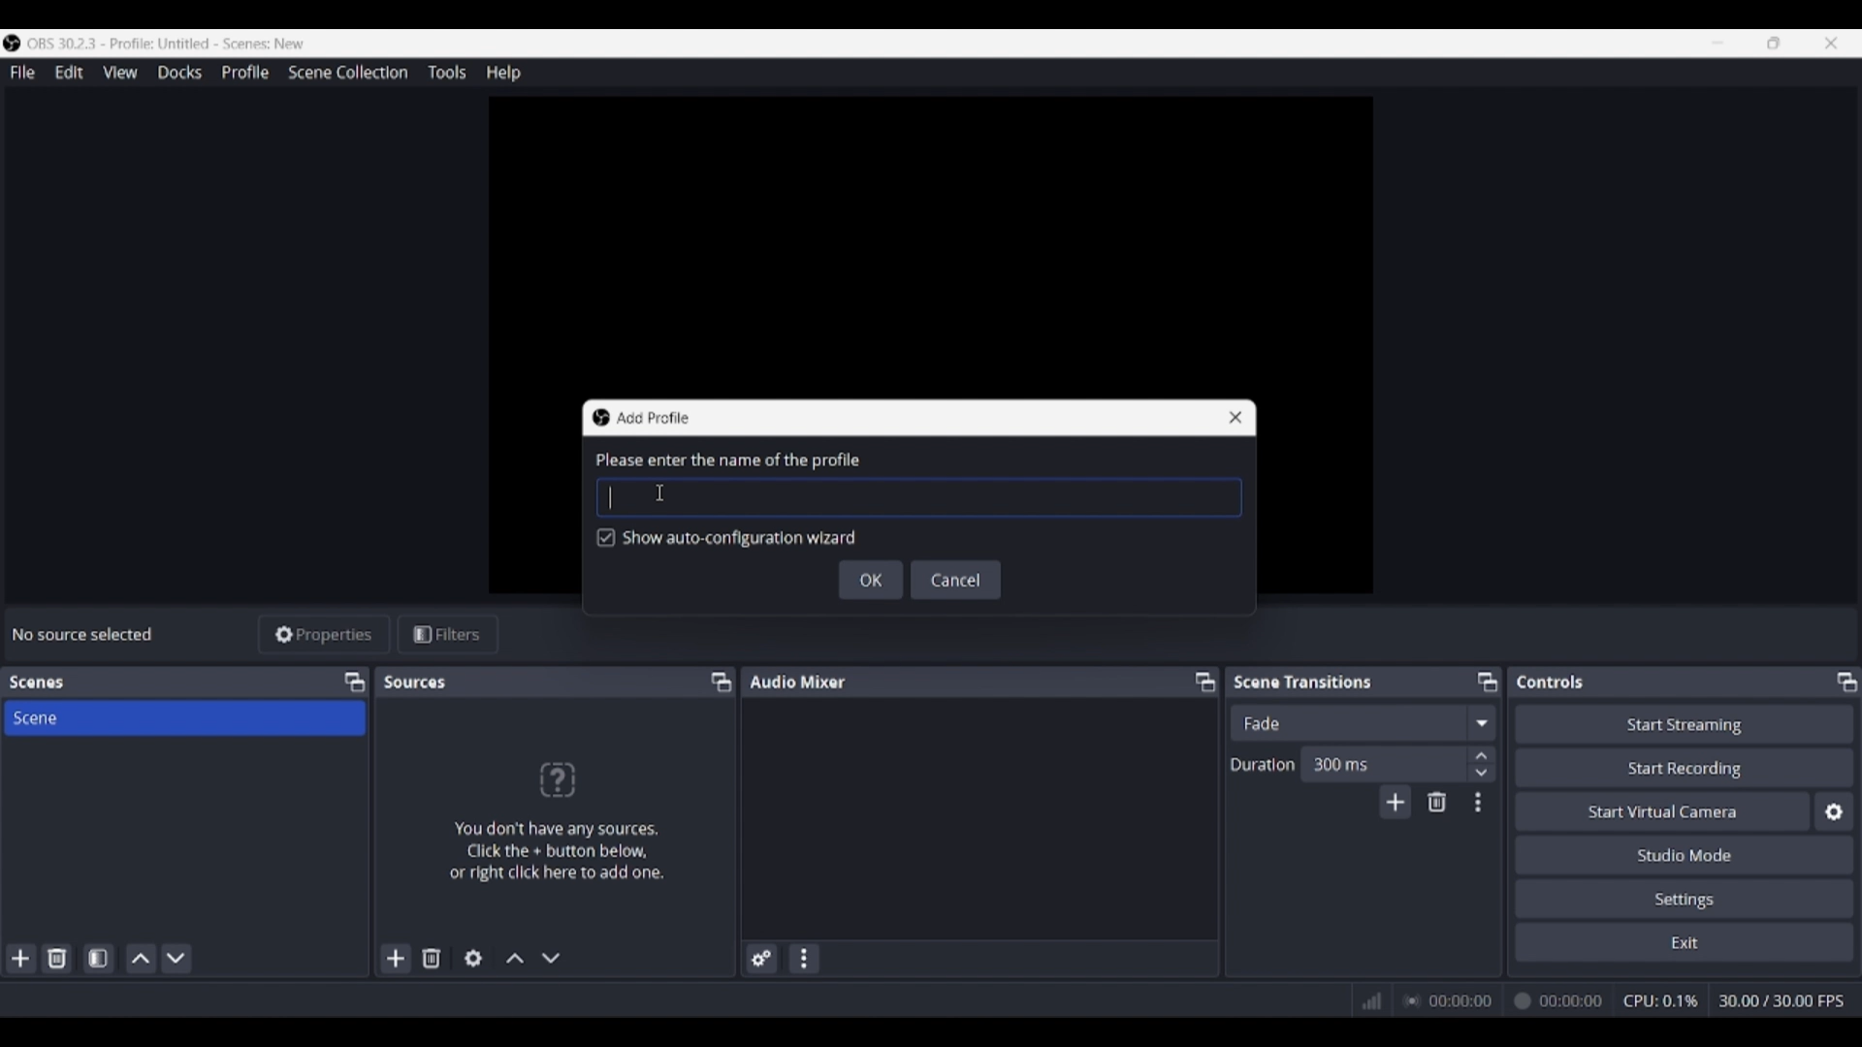 Image resolution: width=1862 pixels, height=1047 pixels. Describe the element at coordinates (662, 491) in the screenshot. I see `Cursor` at that location.